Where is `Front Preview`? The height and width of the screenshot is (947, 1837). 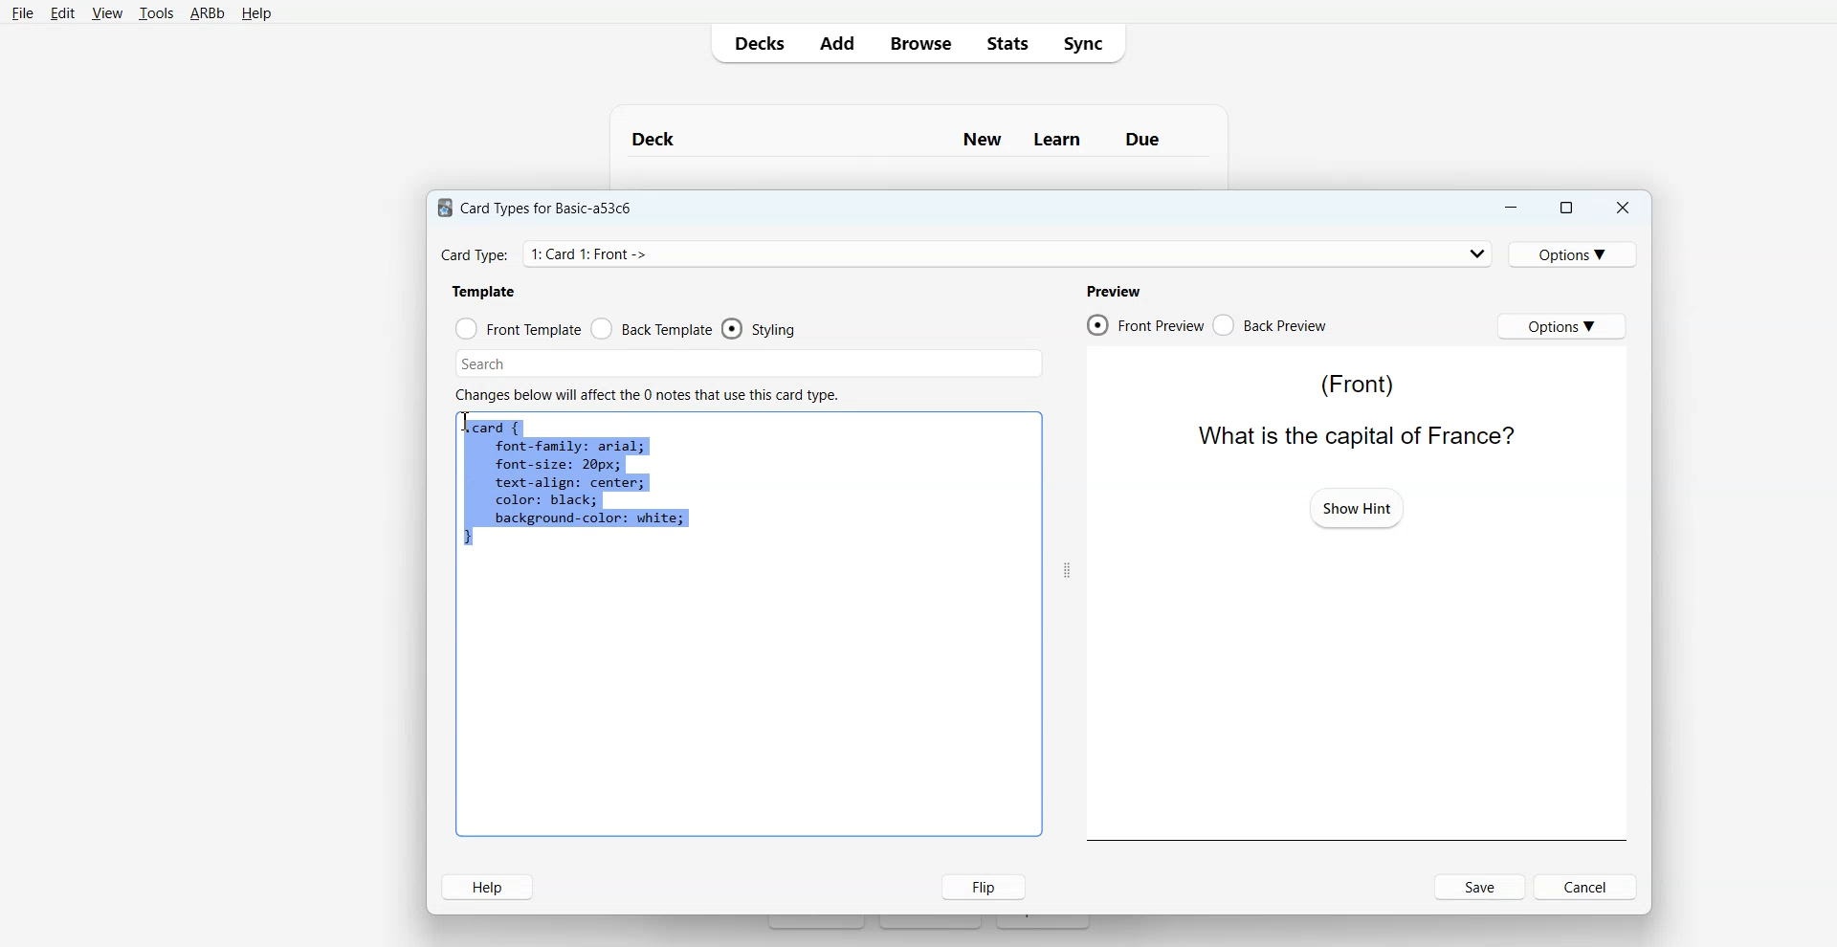
Front Preview is located at coordinates (1144, 325).